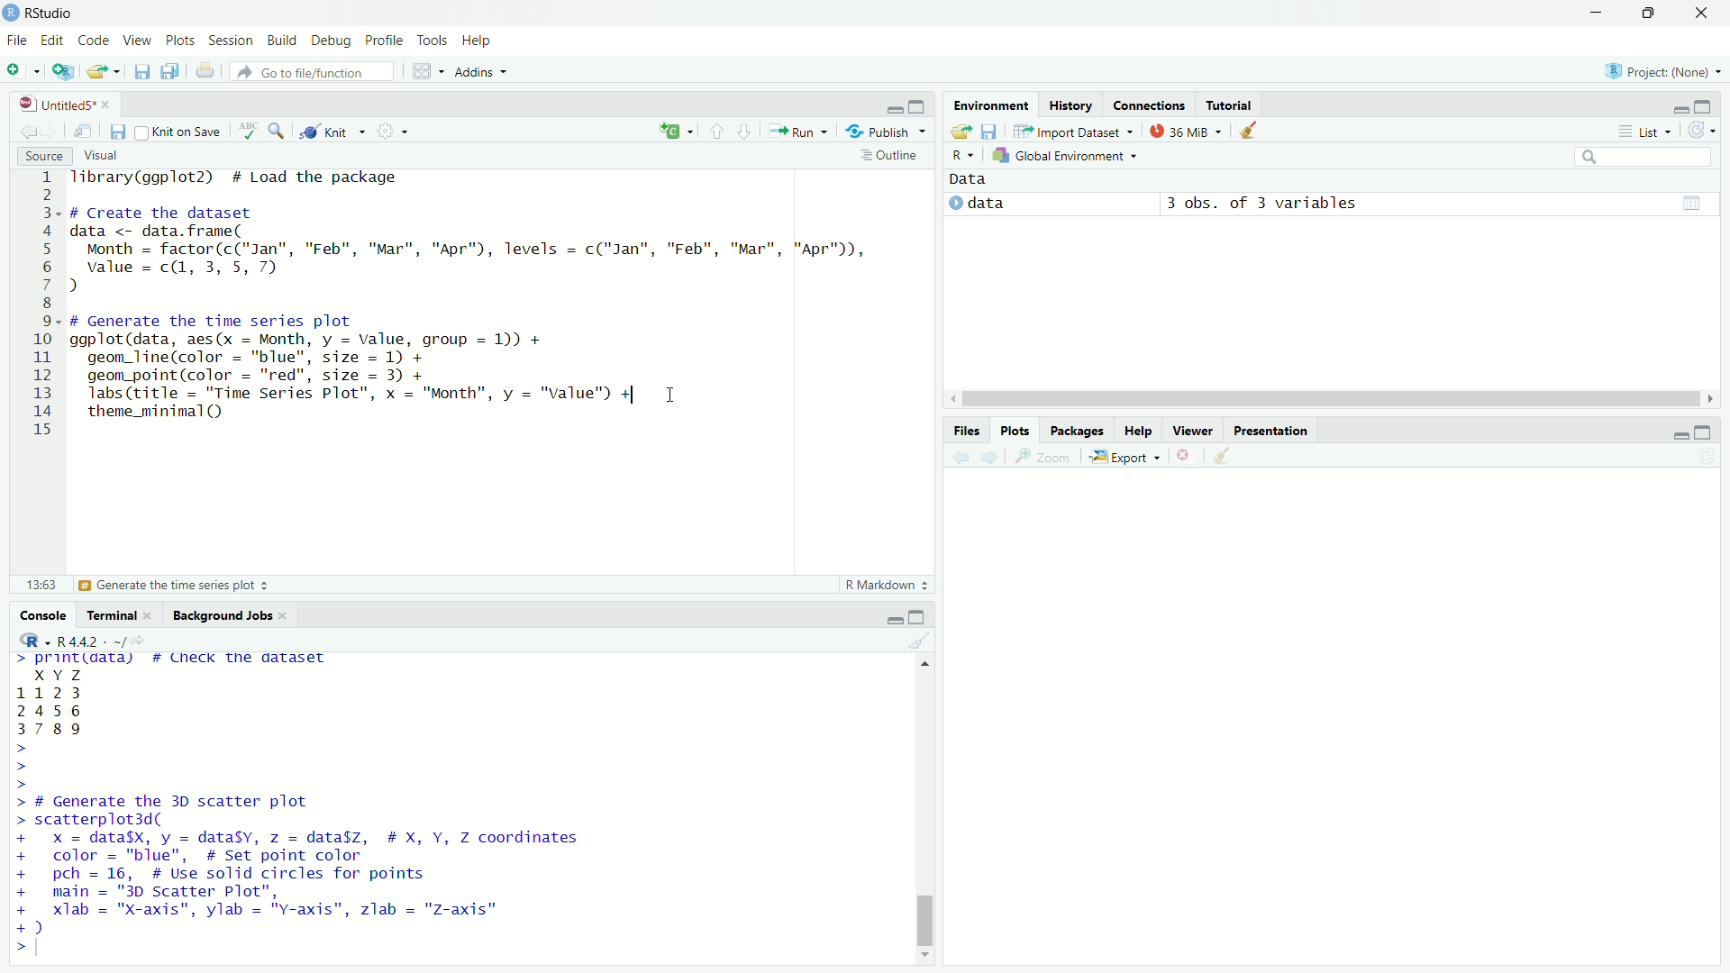 Image resolution: width=1730 pixels, height=973 pixels. I want to click on global environment, so click(1069, 157).